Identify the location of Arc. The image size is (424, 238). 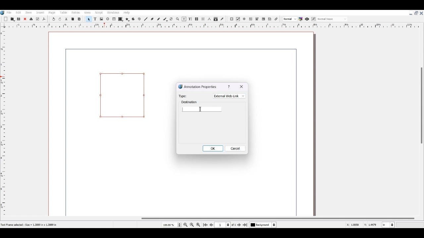
(133, 20).